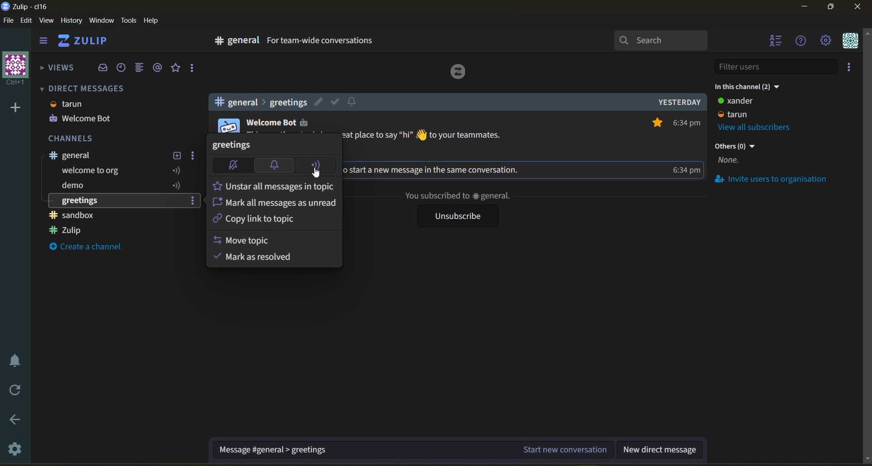 Image resolution: width=872 pixels, height=466 pixels. Describe the element at coordinates (828, 41) in the screenshot. I see `main menu` at that location.